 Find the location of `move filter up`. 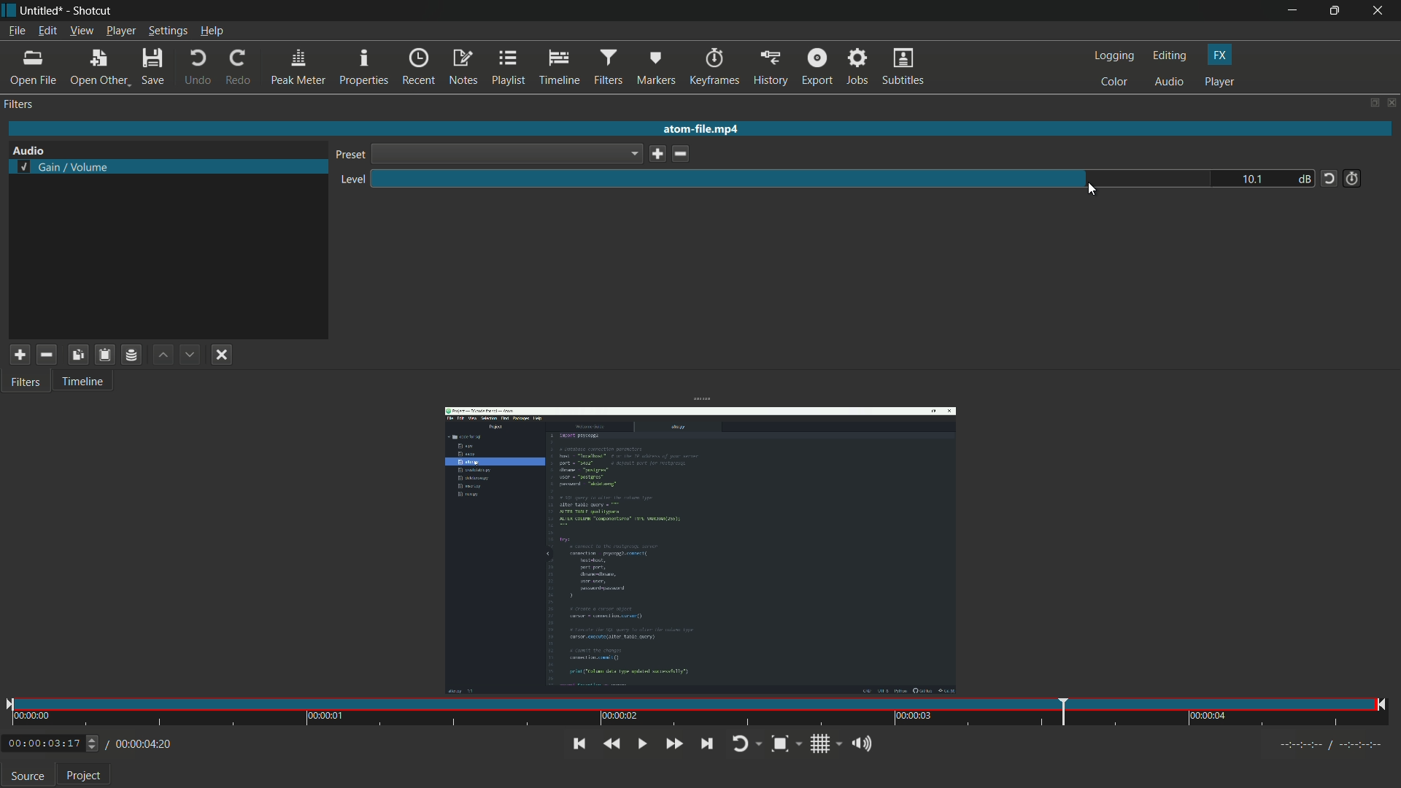

move filter up is located at coordinates (161, 355).